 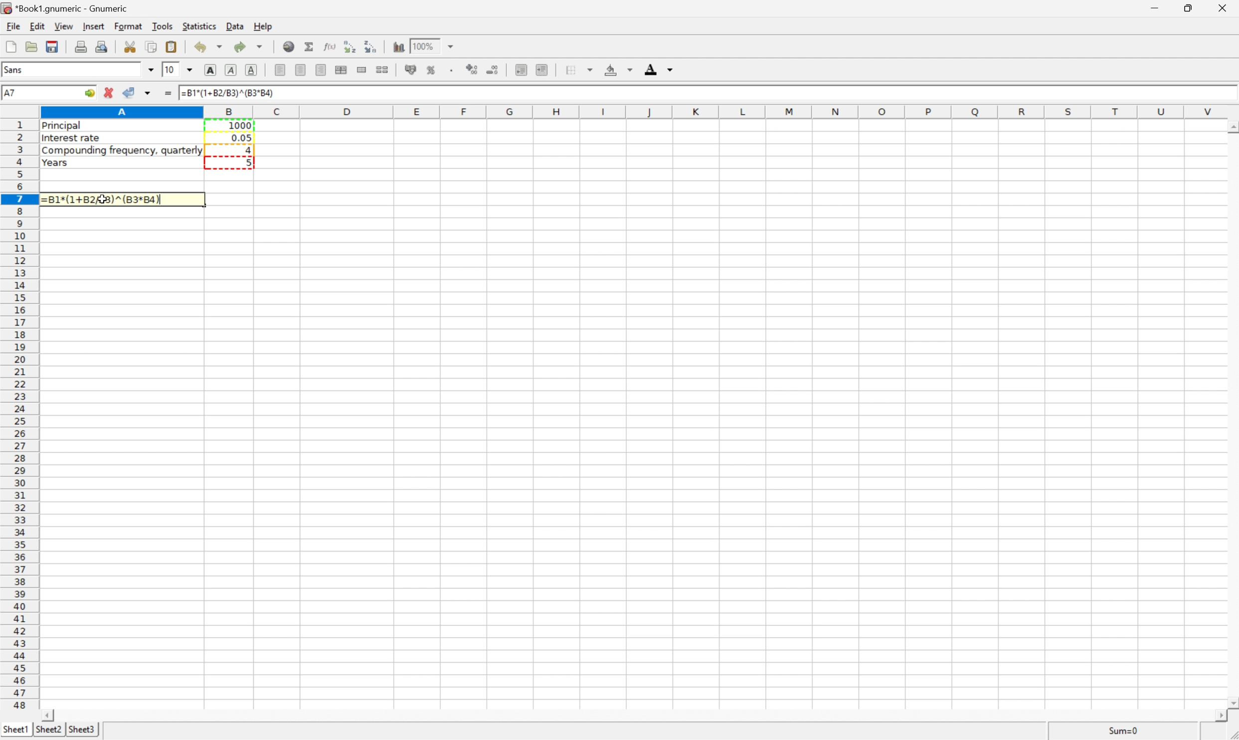 I want to click on print, so click(x=81, y=46).